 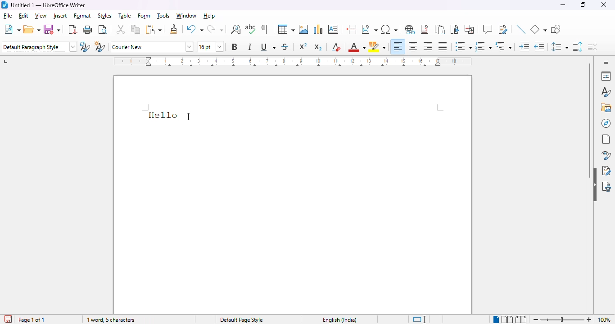 What do you see at coordinates (525, 47) in the screenshot?
I see `increase indent` at bounding box center [525, 47].